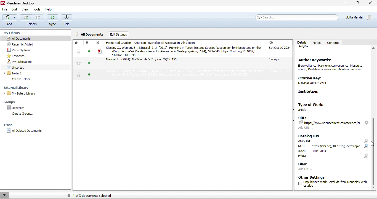  Describe the element at coordinates (356, 4) in the screenshot. I see `maximize` at that location.